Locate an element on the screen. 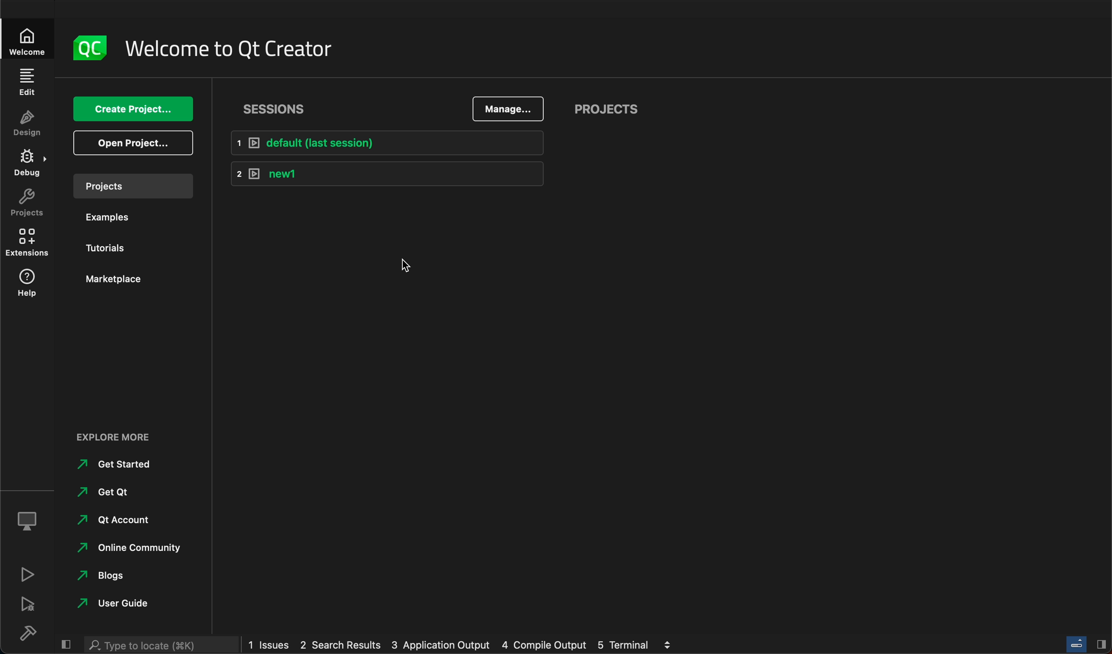 The height and width of the screenshot is (654, 1112). explore more is located at coordinates (118, 432).